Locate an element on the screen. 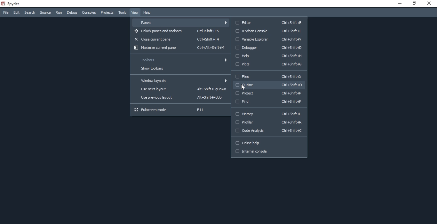 This screenshot has width=437, height=224. Code Analysis is located at coordinates (269, 132).